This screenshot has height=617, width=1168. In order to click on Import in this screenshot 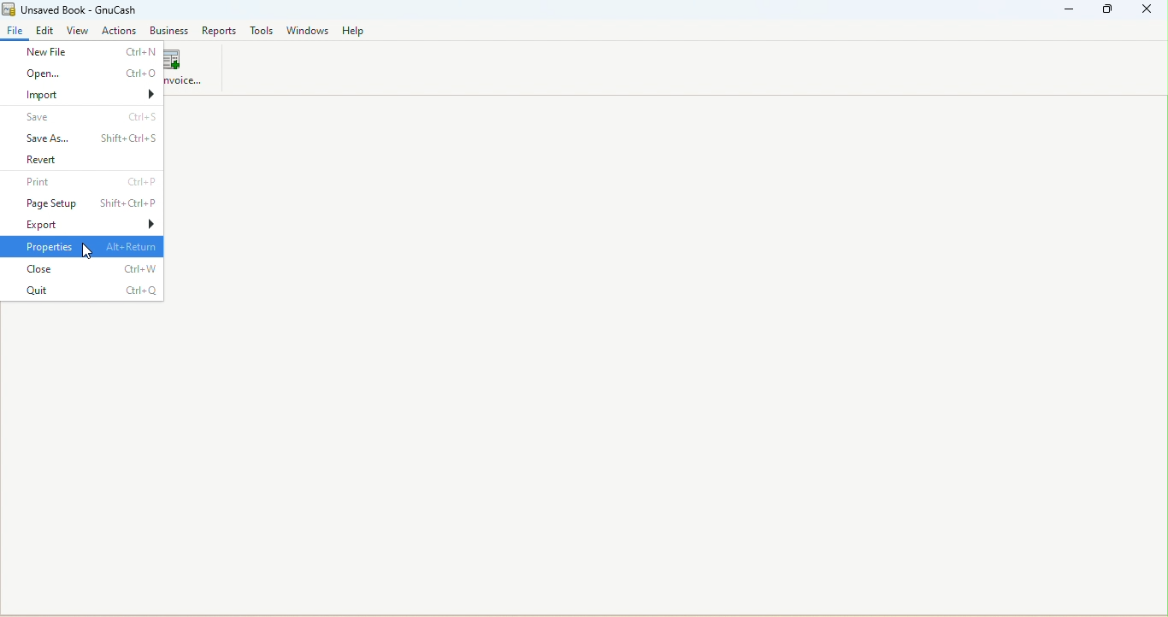, I will do `click(81, 94)`.